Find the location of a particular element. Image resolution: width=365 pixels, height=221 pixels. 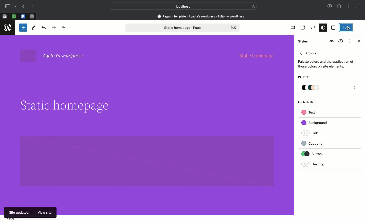

Downloads is located at coordinates (330, 7).